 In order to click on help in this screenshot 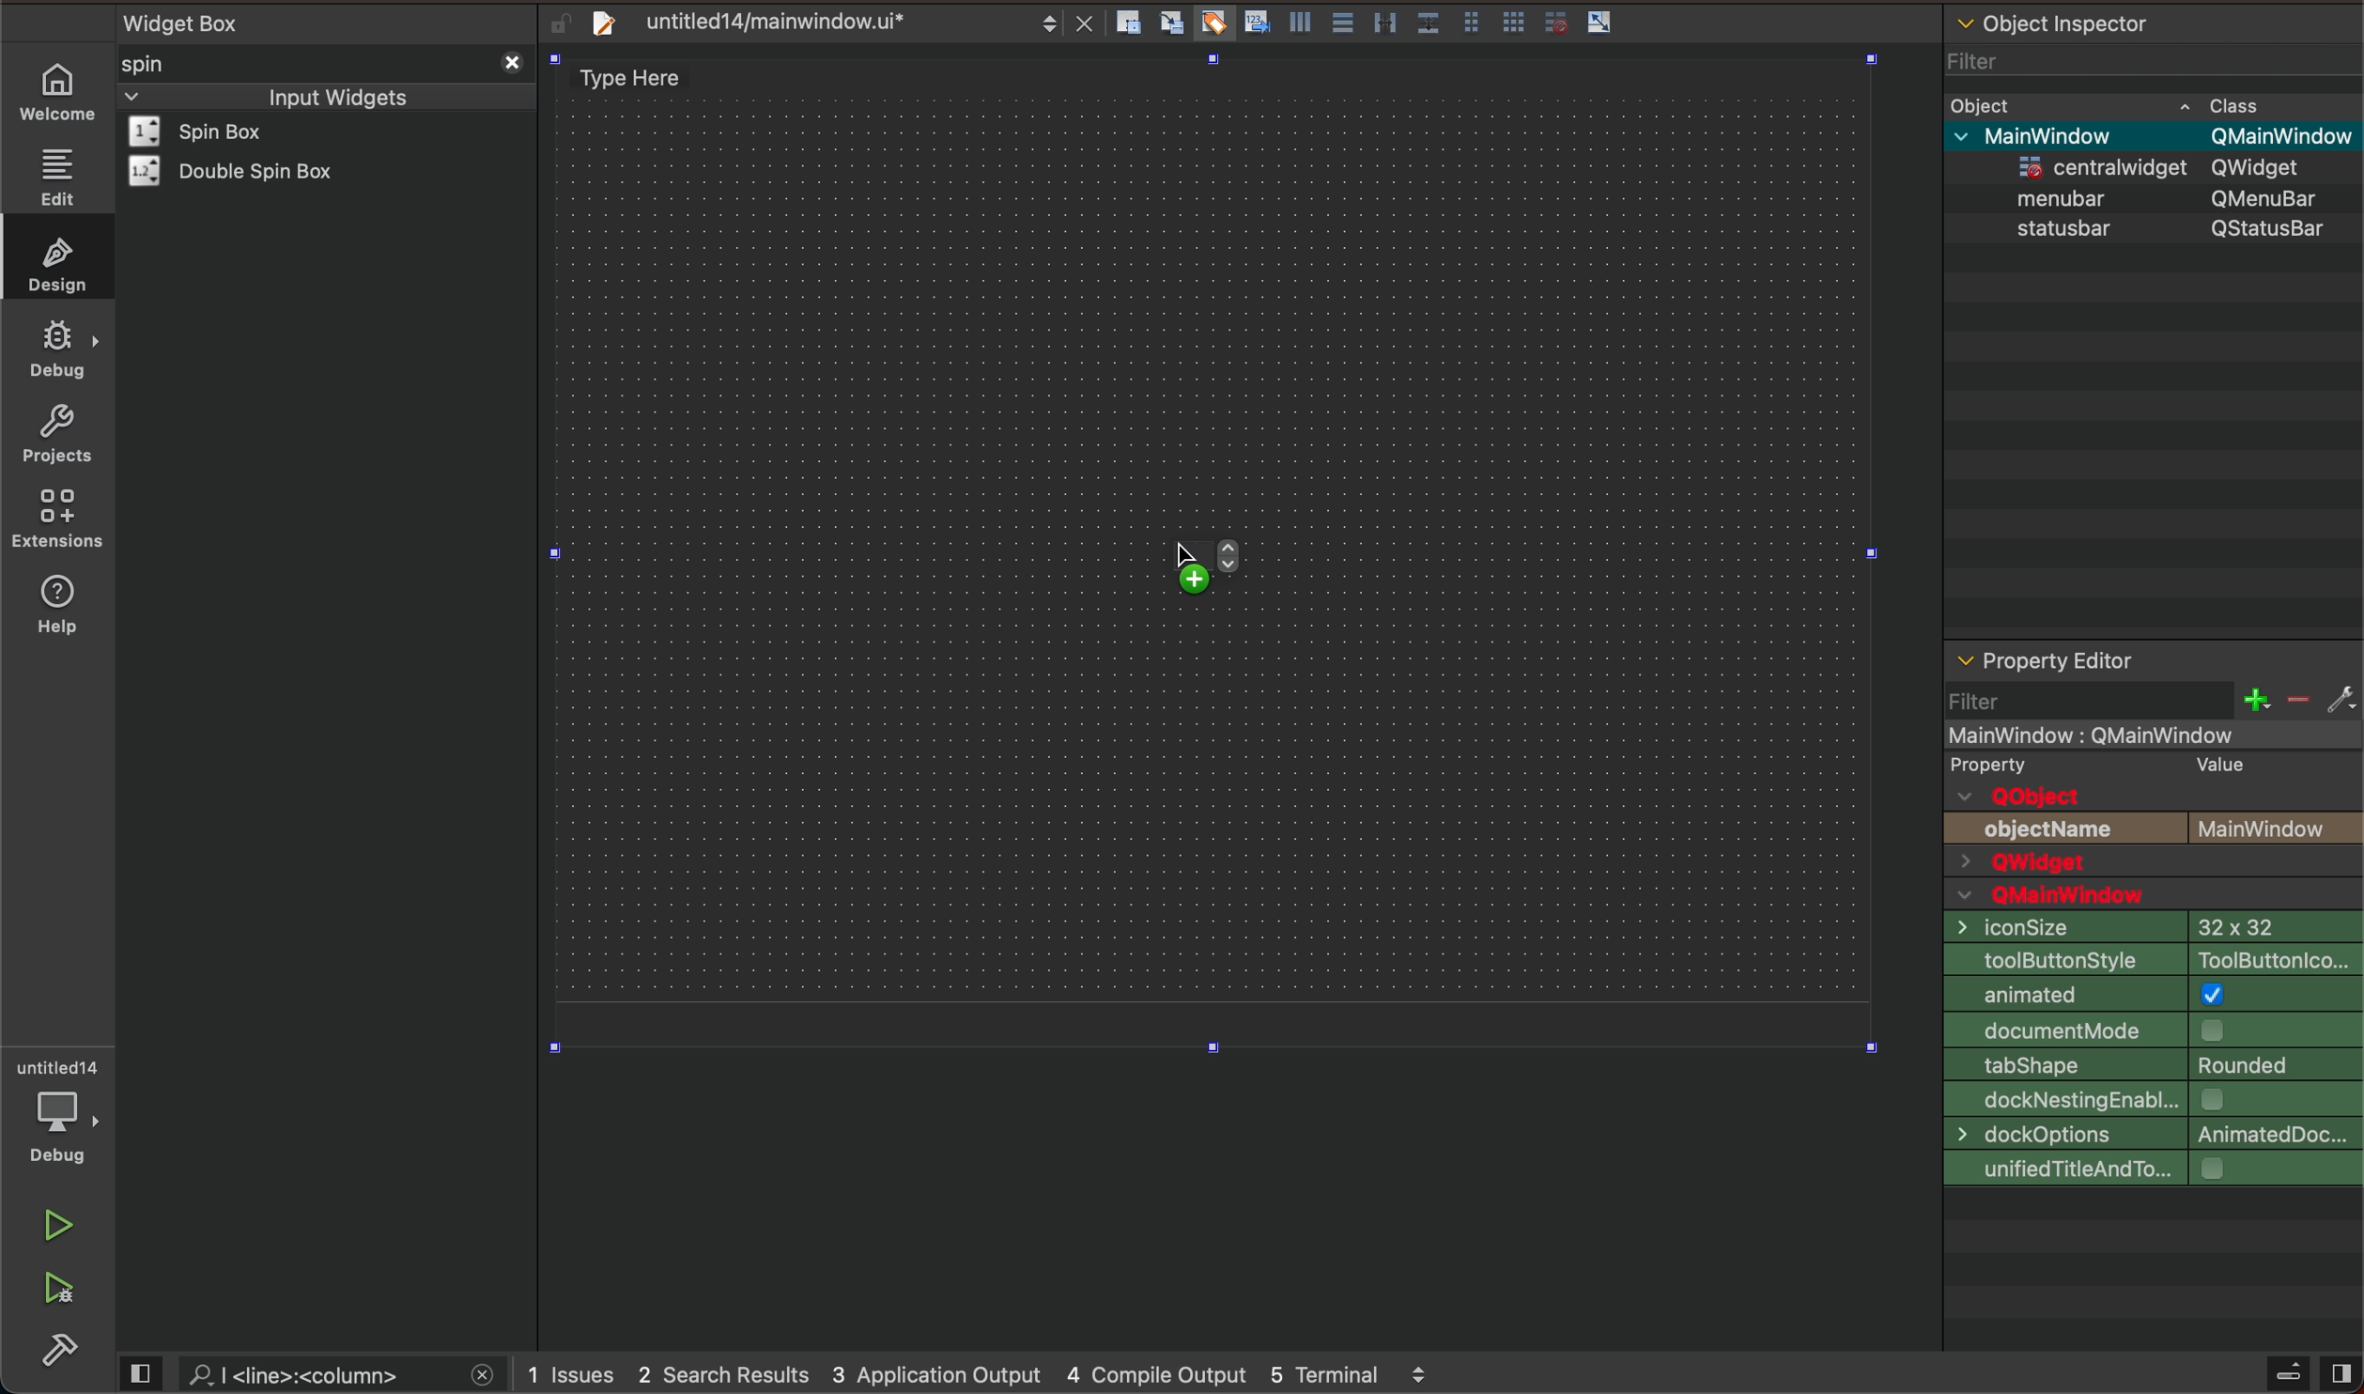, I will do `click(66, 615)`.